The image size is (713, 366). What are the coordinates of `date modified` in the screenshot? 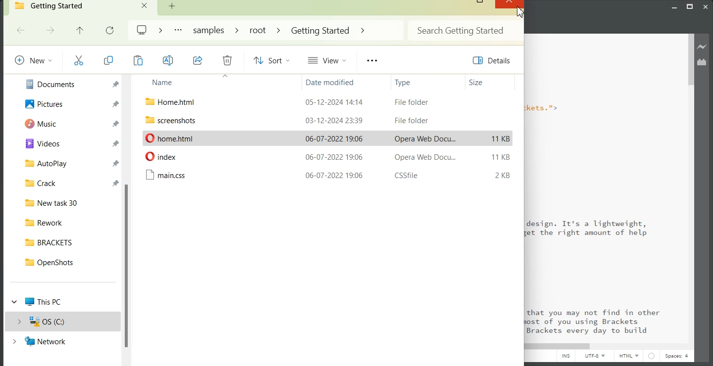 It's located at (330, 175).